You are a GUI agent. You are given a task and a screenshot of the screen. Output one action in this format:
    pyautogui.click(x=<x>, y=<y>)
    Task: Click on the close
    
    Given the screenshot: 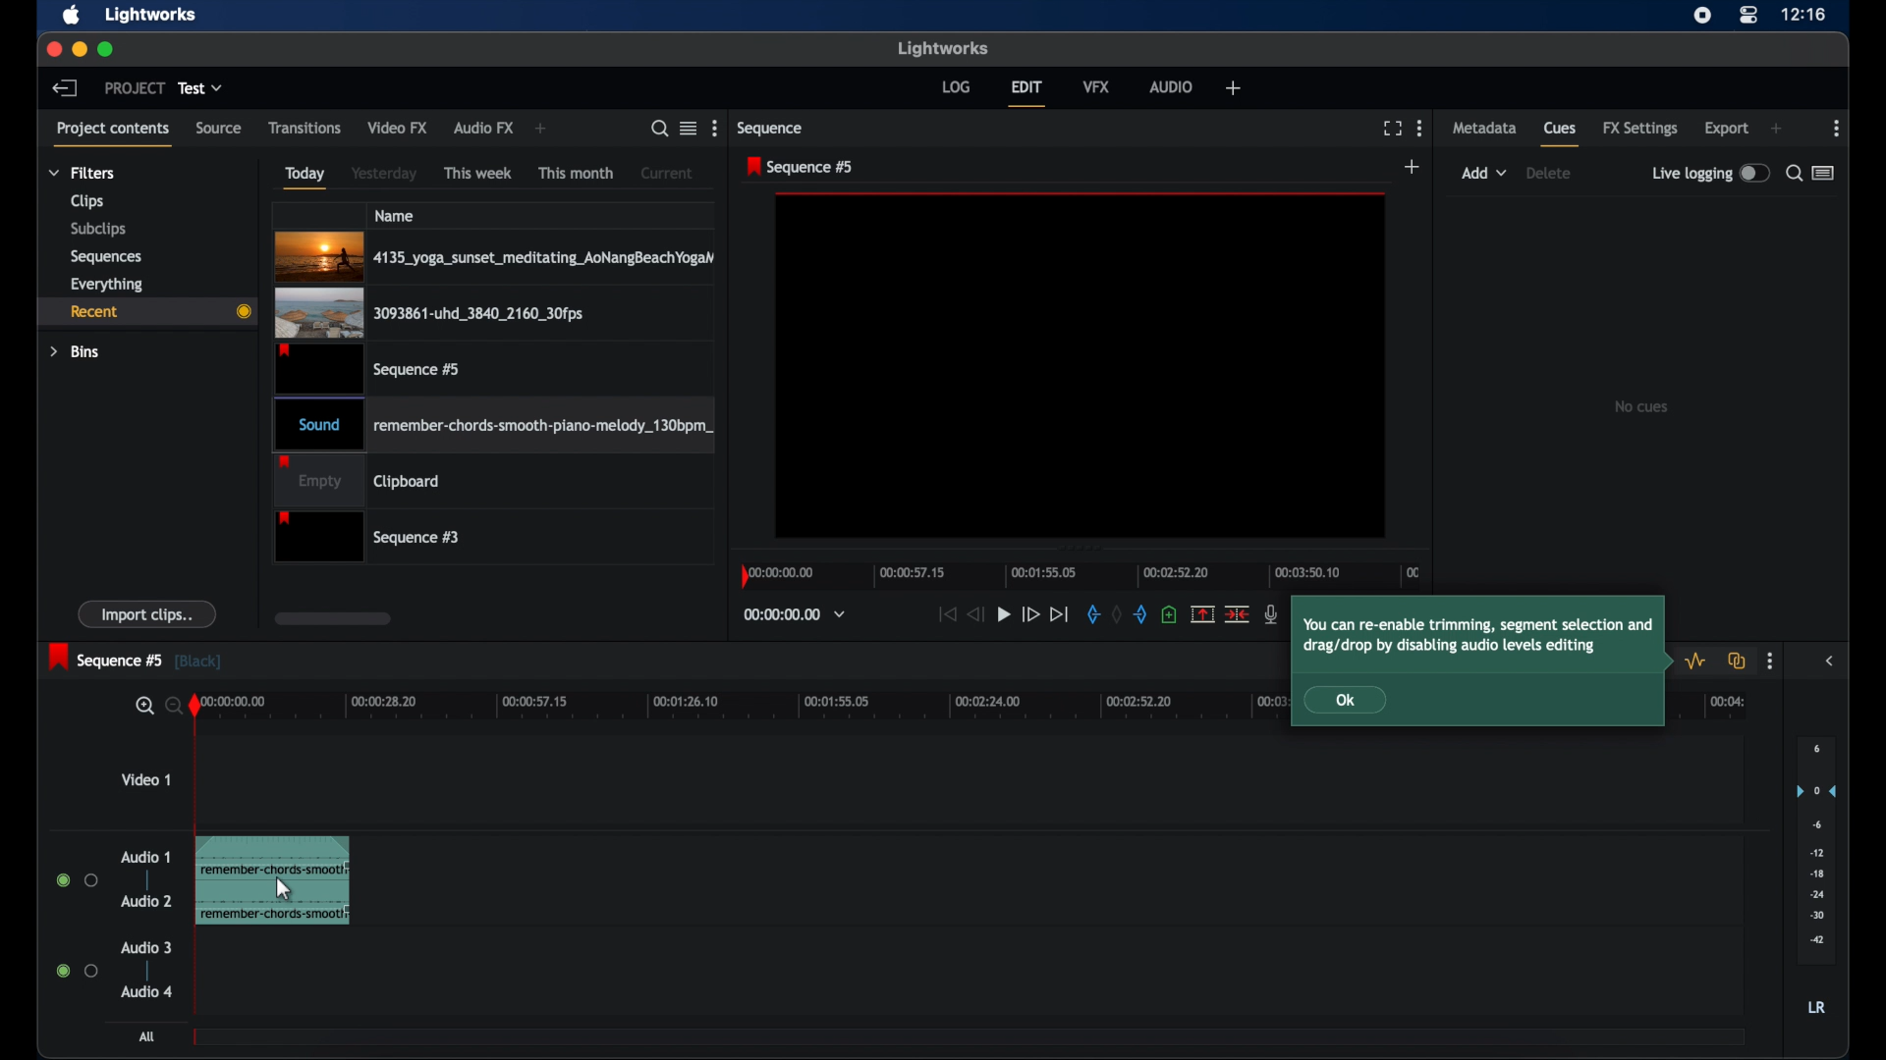 What is the action you would take?
    pyautogui.click(x=53, y=50)
    